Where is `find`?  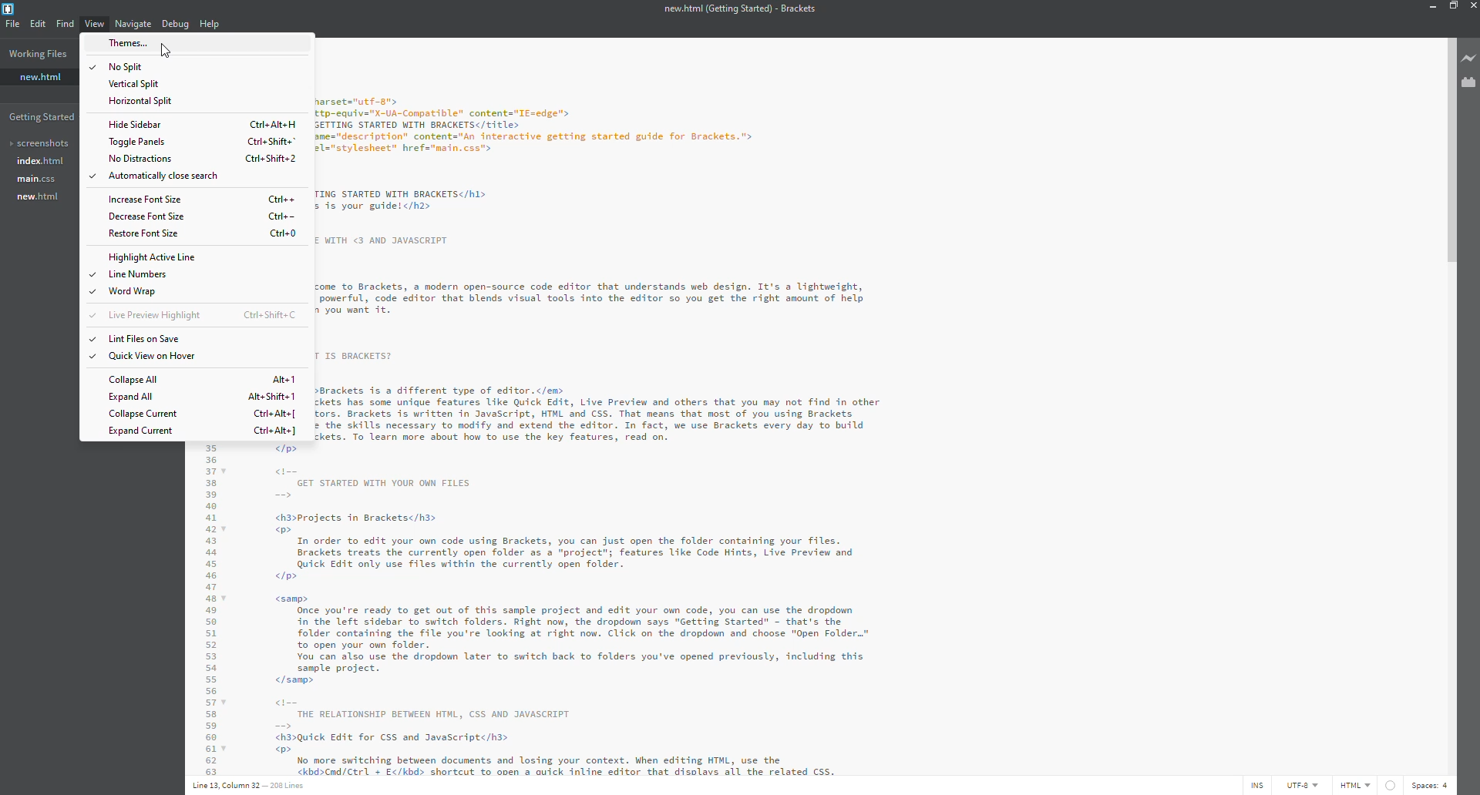 find is located at coordinates (64, 23).